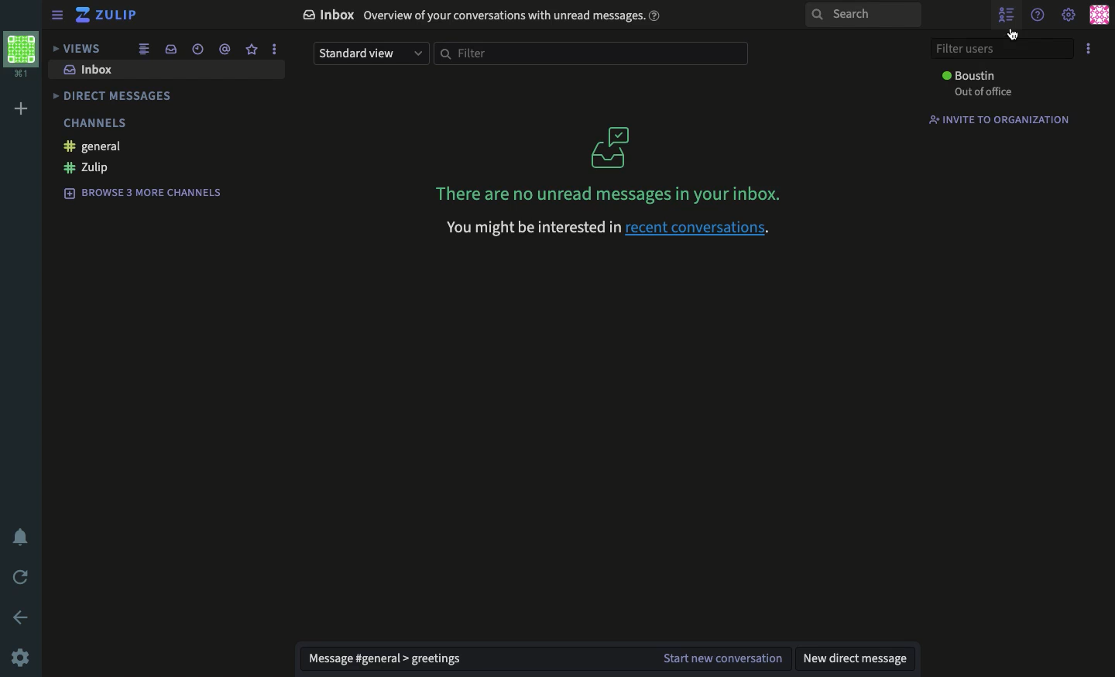 Image resolution: width=1115 pixels, height=677 pixels. Describe the element at coordinates (22, 108) in the screenshot. I see `add workspace` at that location.